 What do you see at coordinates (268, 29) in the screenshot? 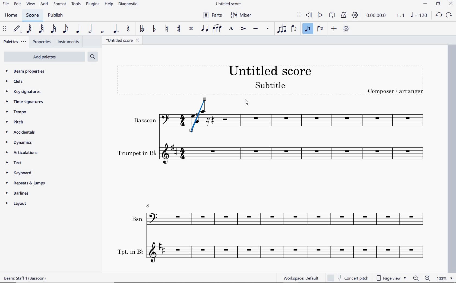
I see `staccato` at bounding box center [268, 29].